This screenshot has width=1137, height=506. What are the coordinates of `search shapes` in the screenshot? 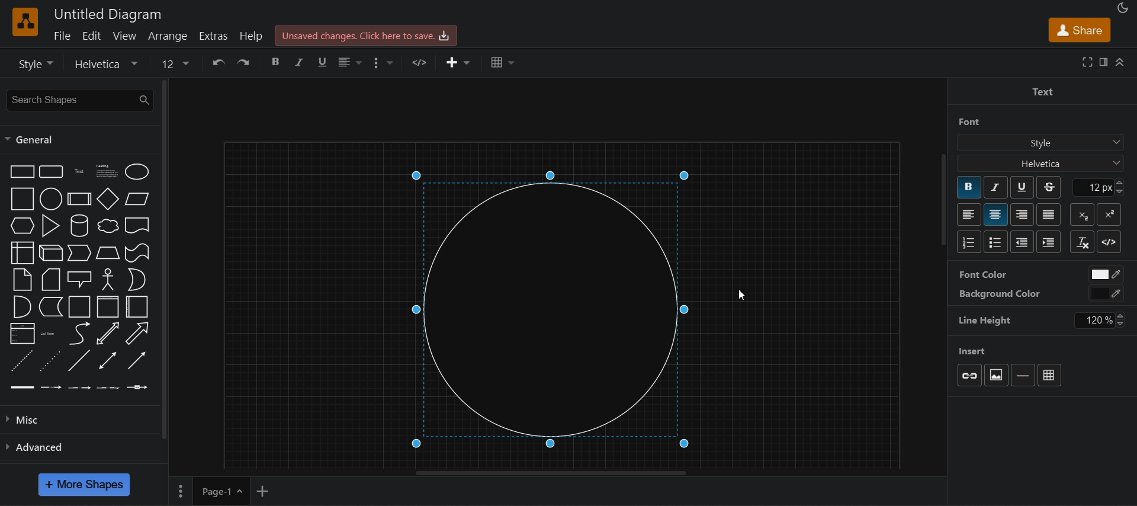 It's located at (76, 99).